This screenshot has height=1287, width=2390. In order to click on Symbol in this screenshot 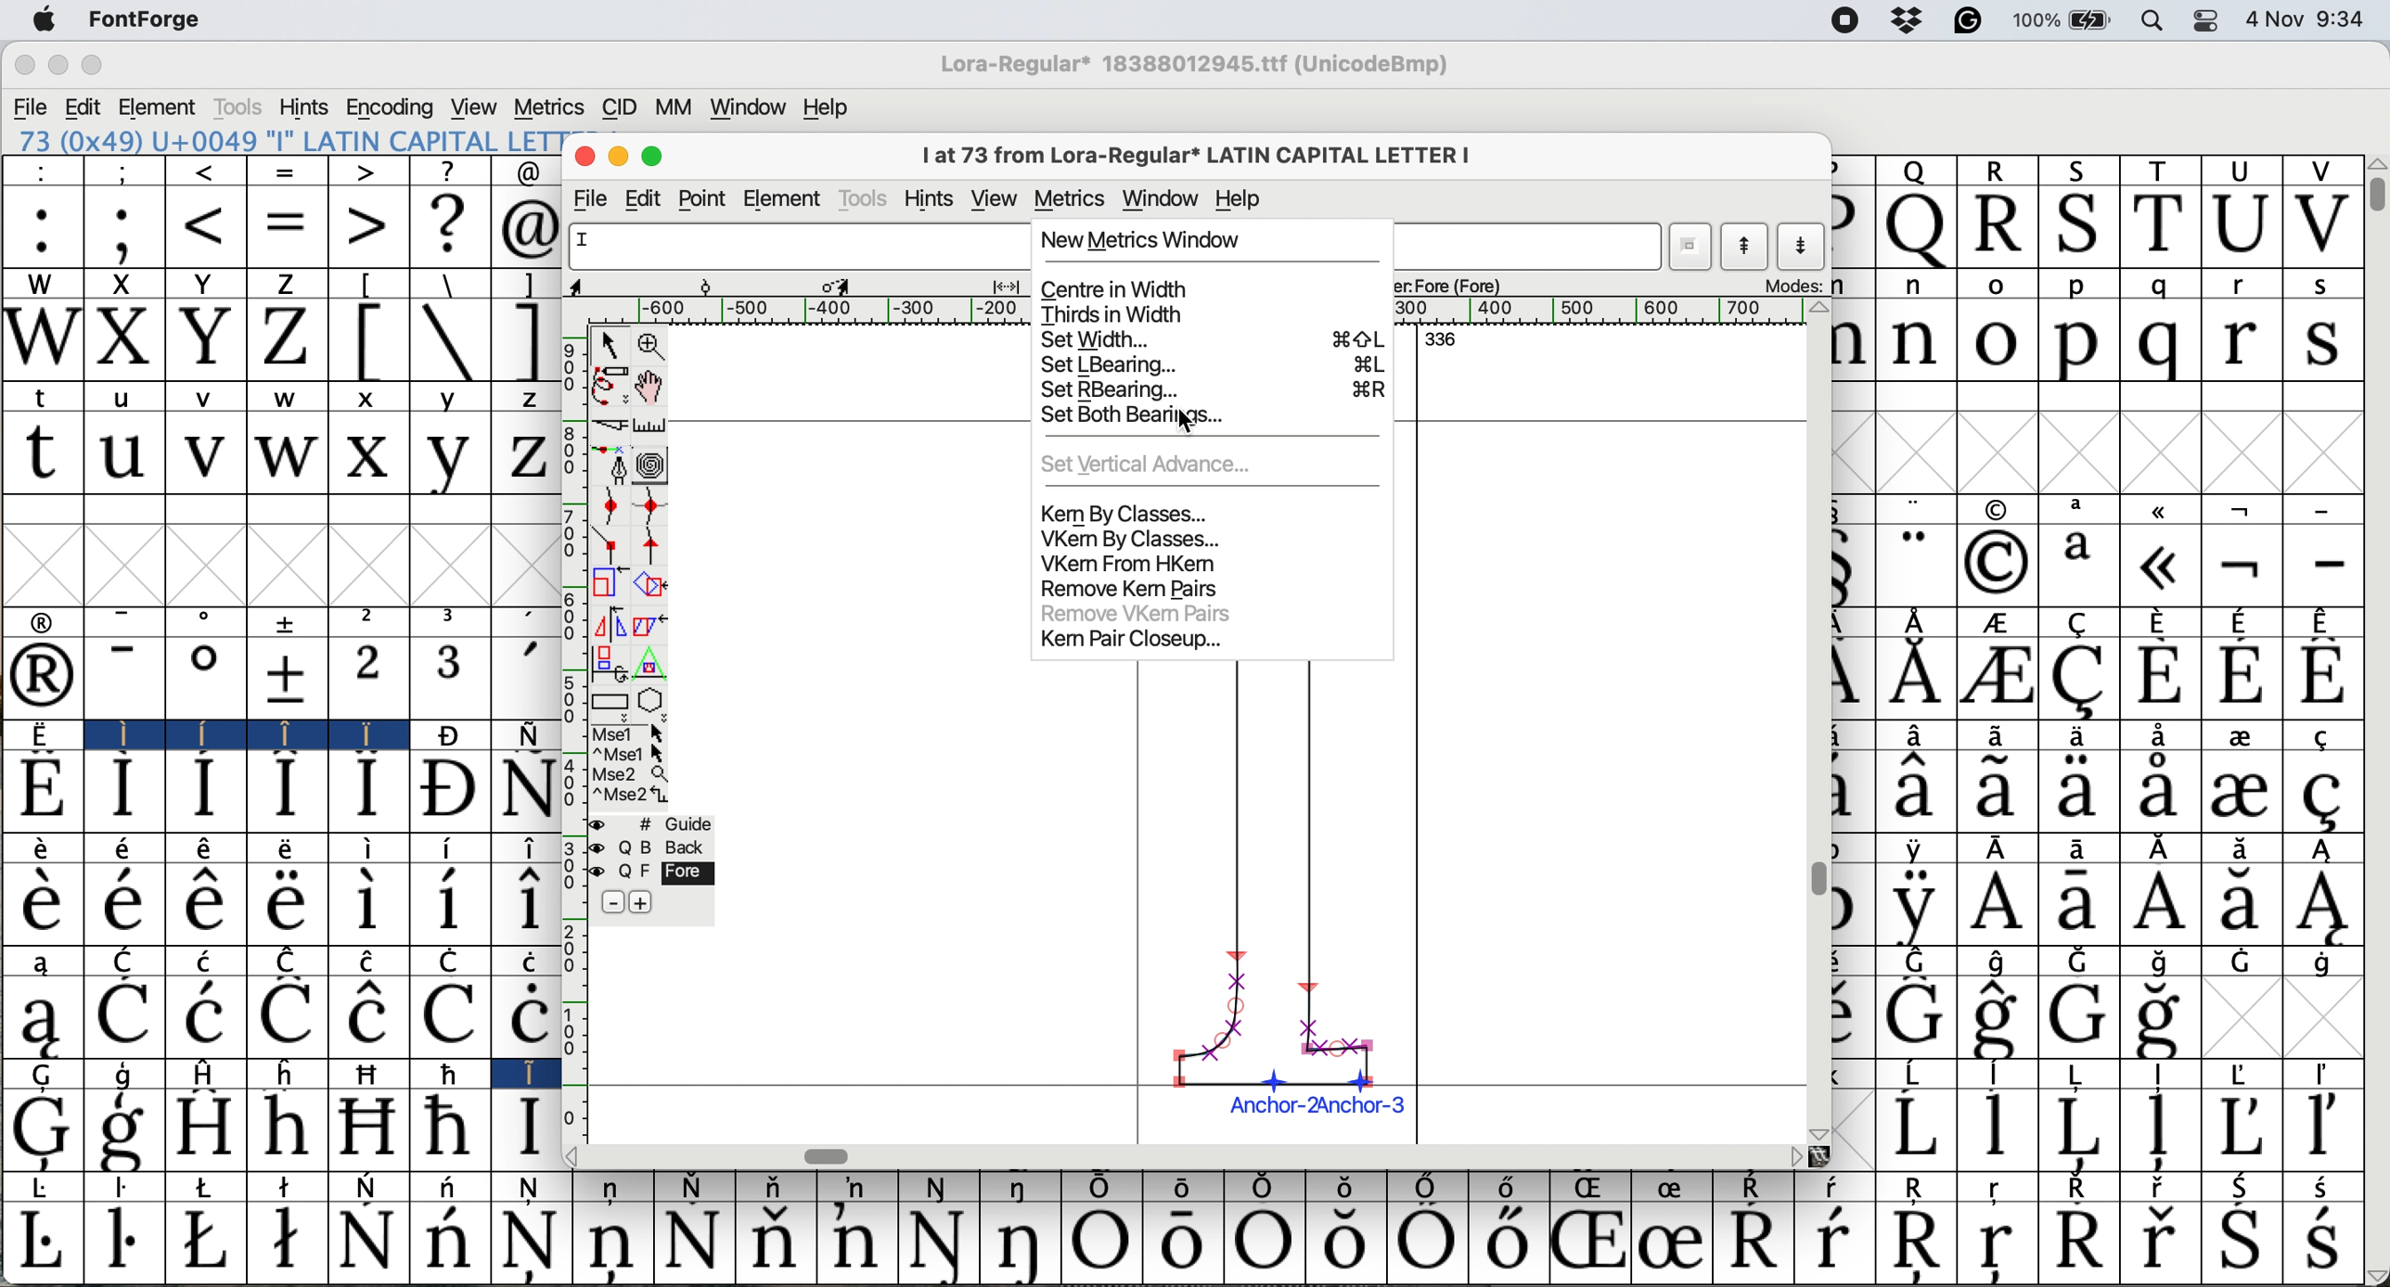, I will do `click(1914, 791)`.